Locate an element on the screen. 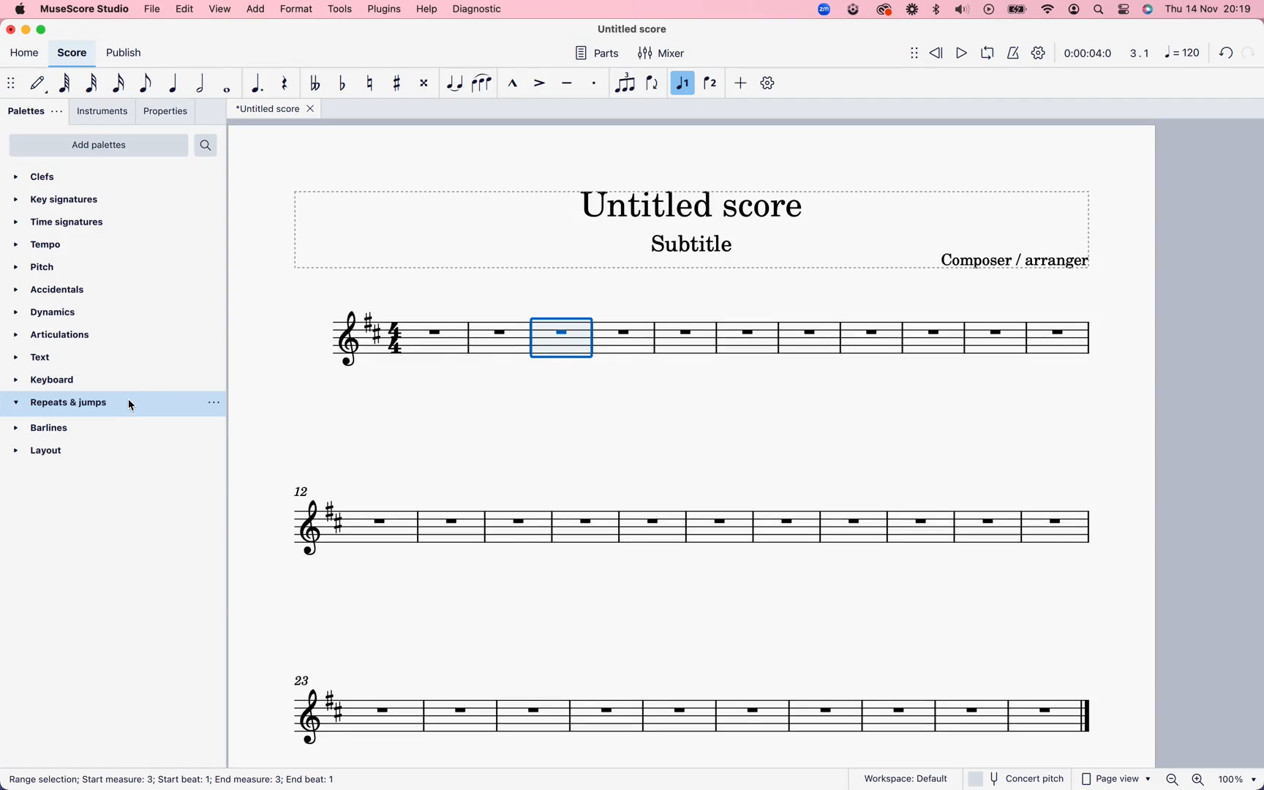 The height and width of the screenshot is (790, 1264). maximize is located at coordinates (45, 30).